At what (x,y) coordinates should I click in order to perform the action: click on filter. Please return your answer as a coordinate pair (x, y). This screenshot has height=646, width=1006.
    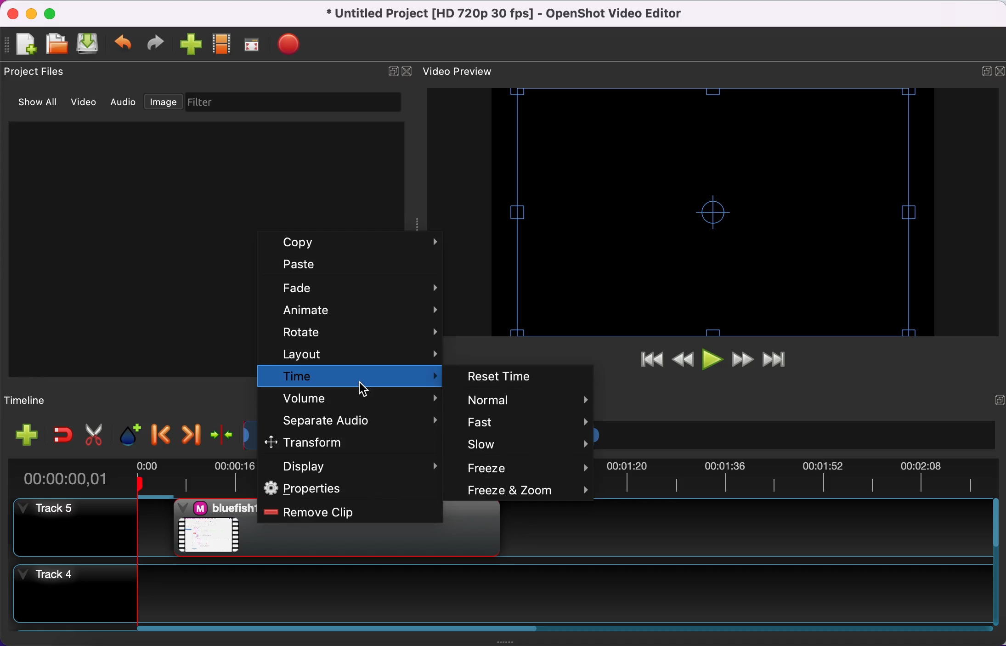
    Looking at the image, I should click on (291, 102).